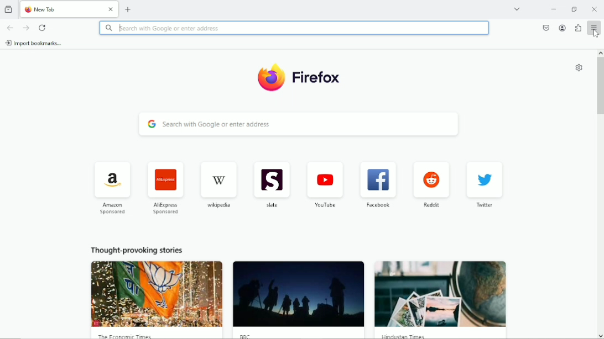  I want to click on The Economic Times, so click(124, 336).